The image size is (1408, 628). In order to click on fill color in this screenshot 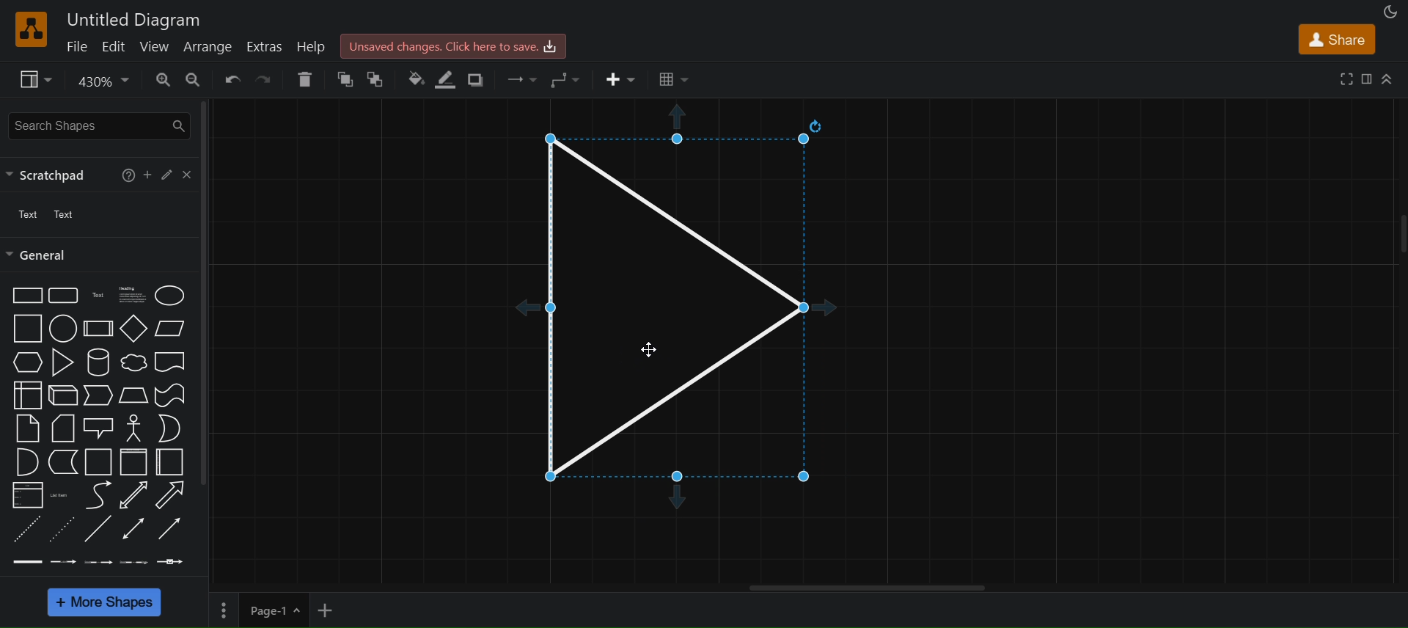, I will do `click(414, 76)`.